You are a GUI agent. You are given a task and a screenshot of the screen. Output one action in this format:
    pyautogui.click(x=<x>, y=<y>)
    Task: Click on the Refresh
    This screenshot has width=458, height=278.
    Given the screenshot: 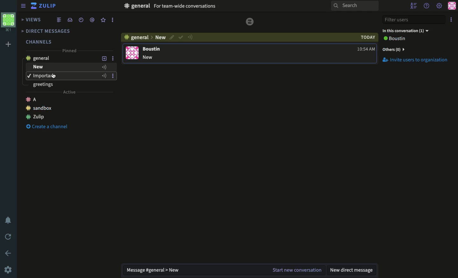 What is the action you would take?
    pyautogui.click(x=9, y=237)
    